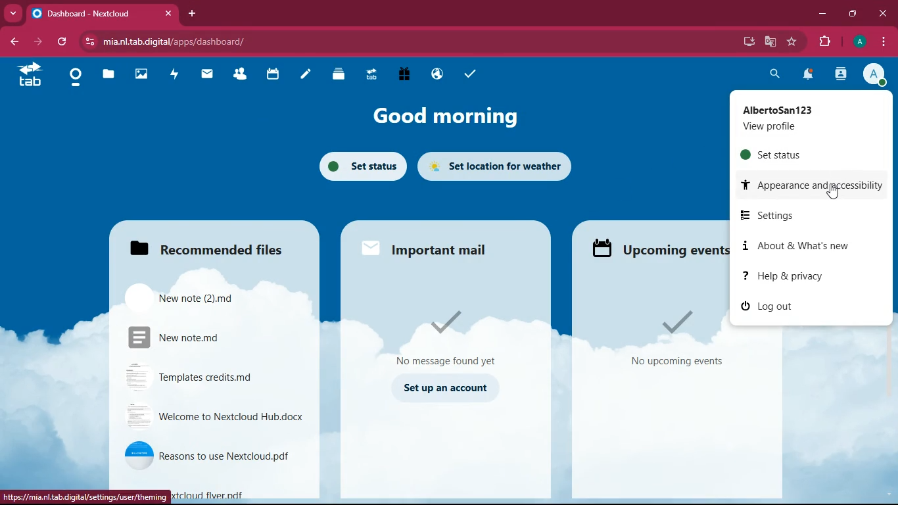  What do you see at coordinates (439, 75) in the screenshot?
I see `public` at bounding box center [439, 75].